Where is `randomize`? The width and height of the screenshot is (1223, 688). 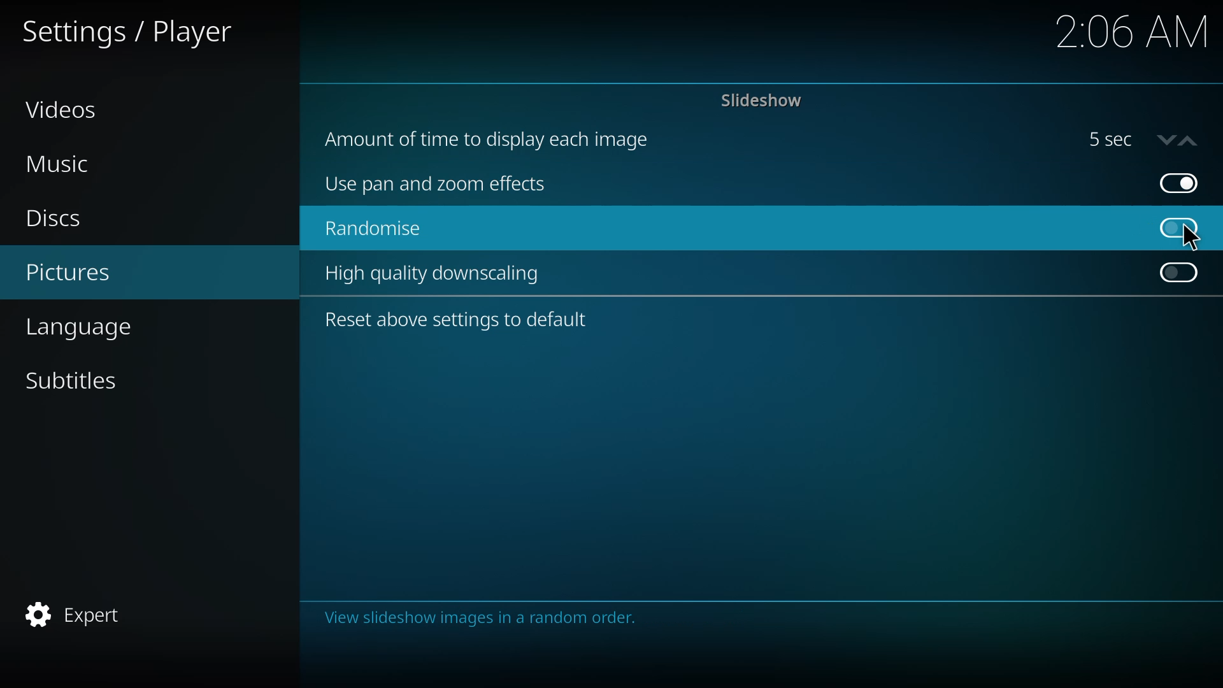
randomize is located at coordinates (375, 230).